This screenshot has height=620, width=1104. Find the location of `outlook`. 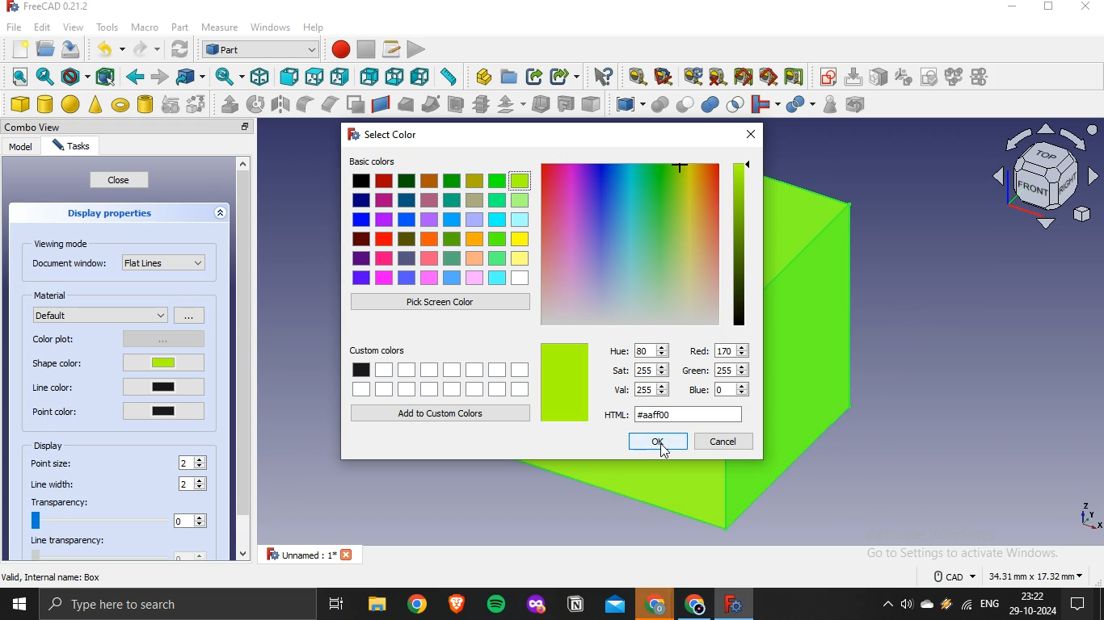

outlook is located at coordinates (616, 606).